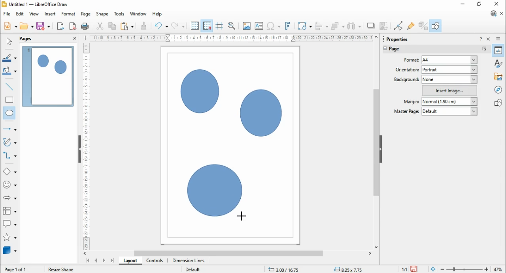  Describe the element at coordinates (498, 4) in the screenshot. I see `close windo` at that location.